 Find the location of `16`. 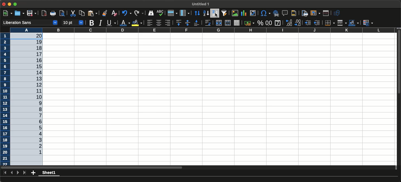

16 is located at coordinates (36, 127).